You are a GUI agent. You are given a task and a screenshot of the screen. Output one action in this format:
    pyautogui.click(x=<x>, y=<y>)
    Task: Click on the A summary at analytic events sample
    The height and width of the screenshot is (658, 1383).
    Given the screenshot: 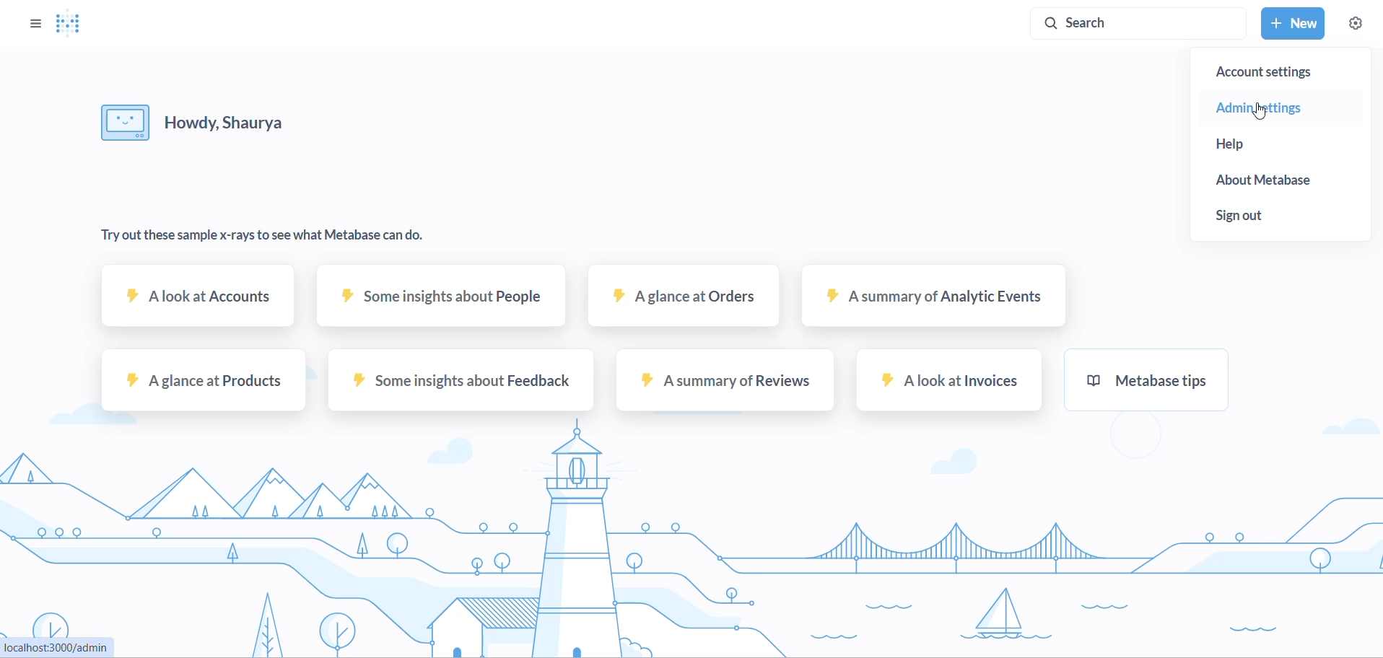 What is the action you would take?
    pyautogui.click(x=935, y=299)
    